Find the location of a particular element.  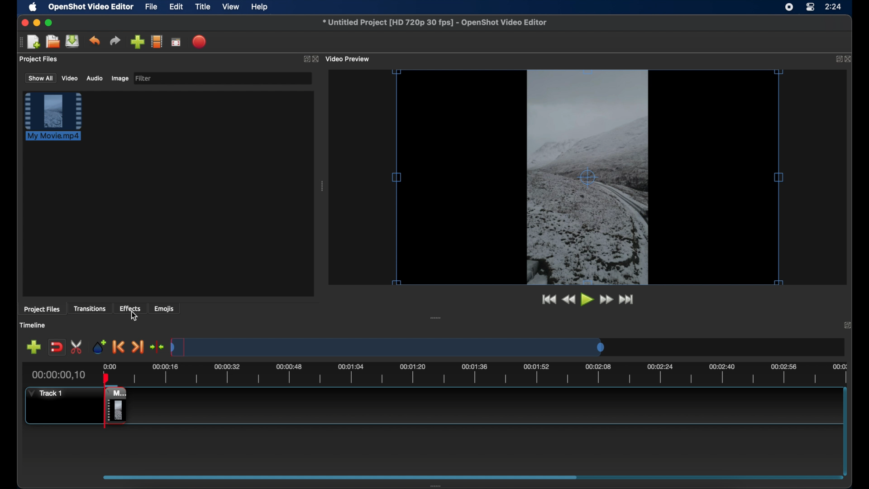

drag handle is located at coordinates (19, 42).